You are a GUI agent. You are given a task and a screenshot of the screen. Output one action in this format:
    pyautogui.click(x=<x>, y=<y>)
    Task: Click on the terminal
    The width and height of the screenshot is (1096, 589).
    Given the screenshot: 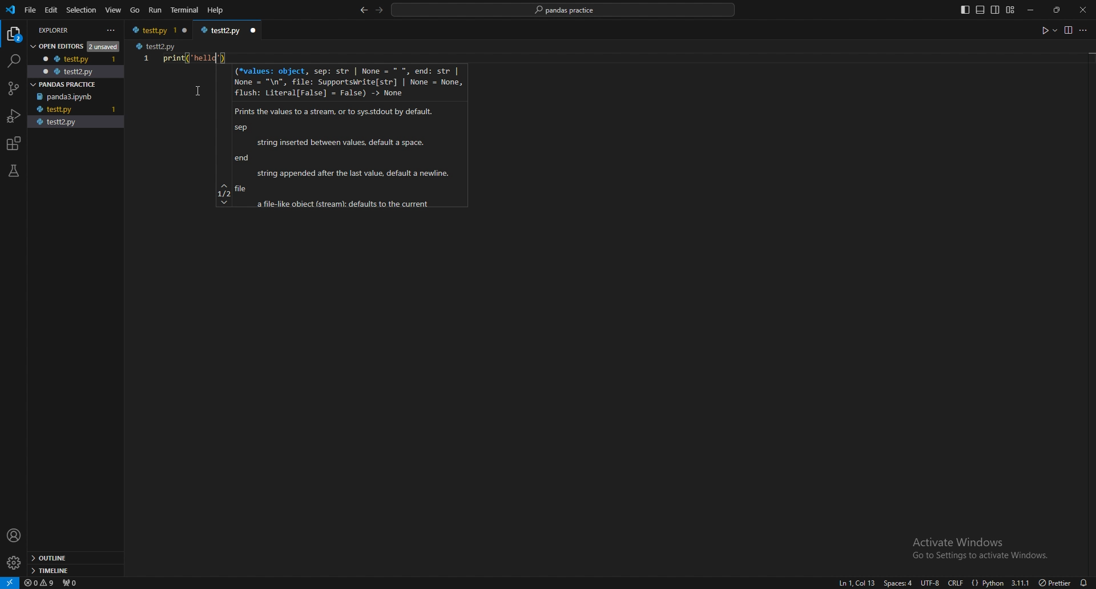 What is the action you would take?
    pyautogui.click(x=186, y=10)
    